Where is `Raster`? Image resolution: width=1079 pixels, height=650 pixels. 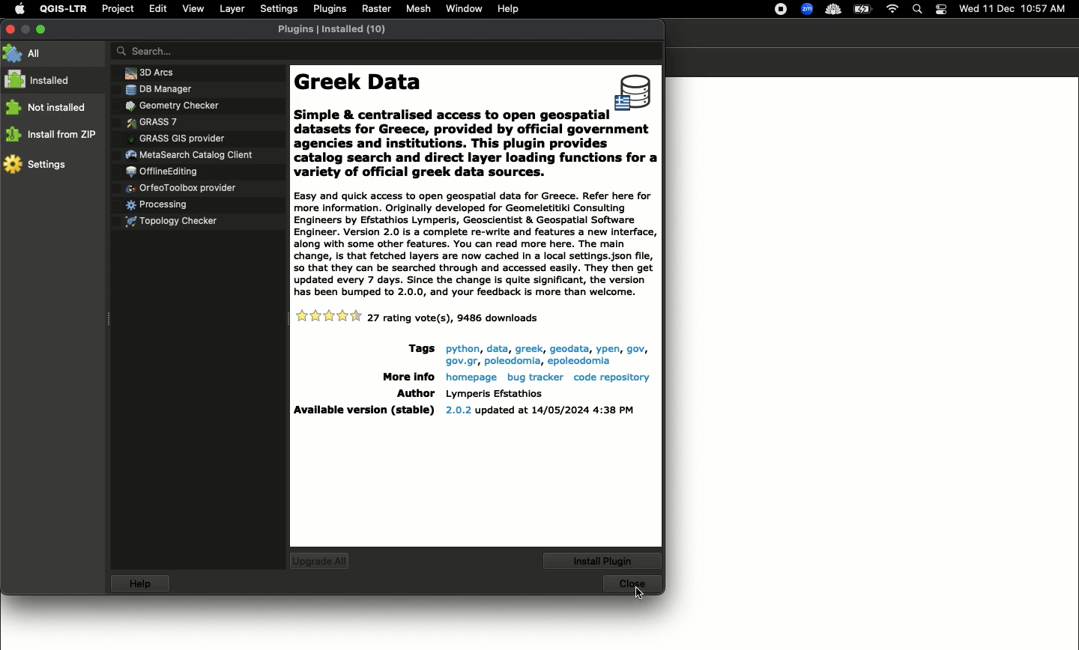 Raster is located at coordinates (377, 10).